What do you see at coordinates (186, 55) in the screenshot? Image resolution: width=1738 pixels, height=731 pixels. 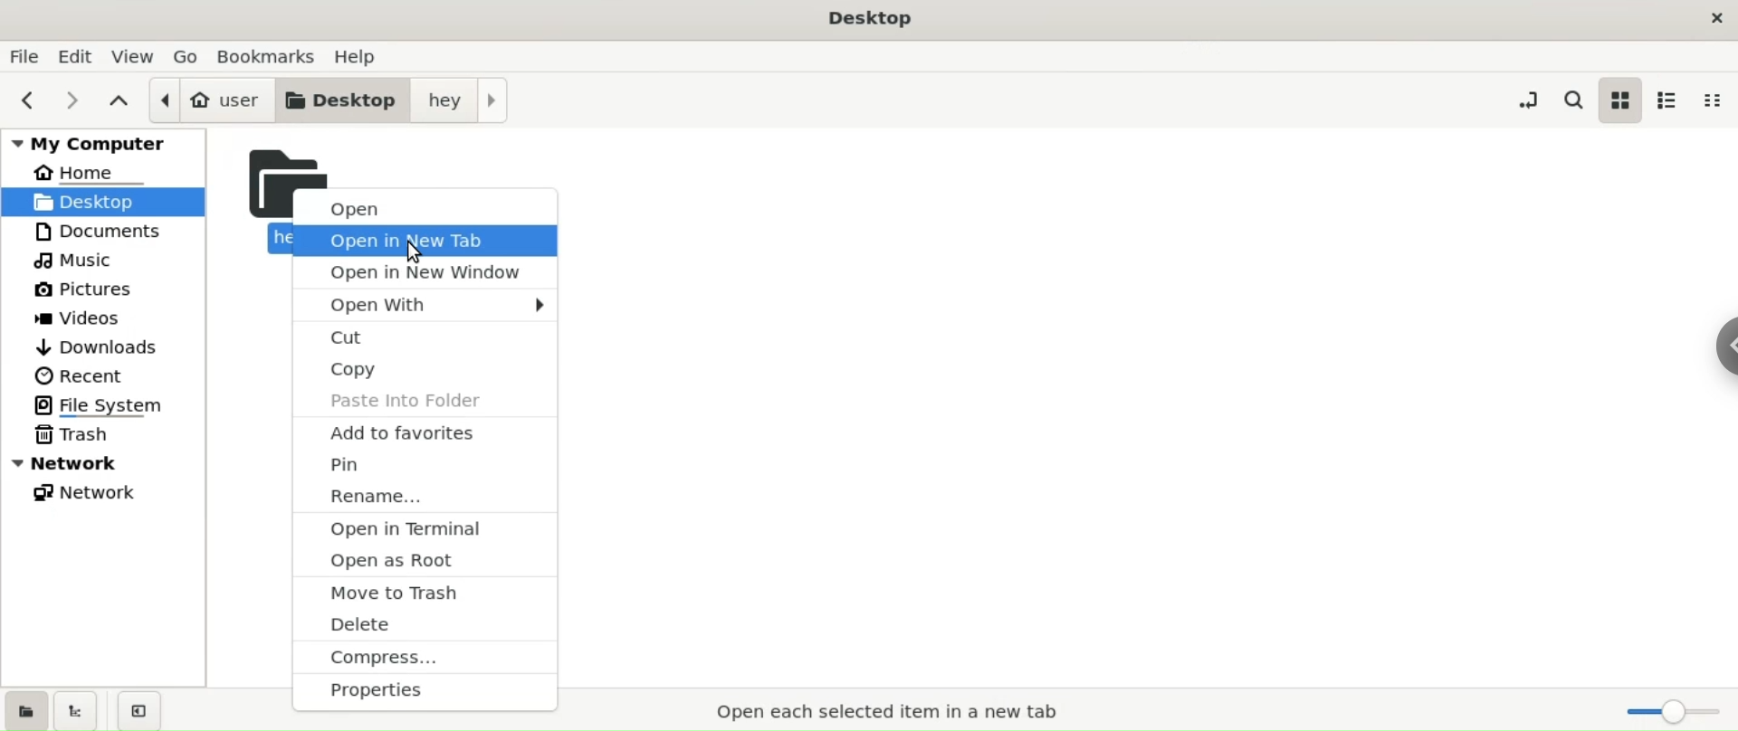 I see `go` at bounding box center [186, 55].